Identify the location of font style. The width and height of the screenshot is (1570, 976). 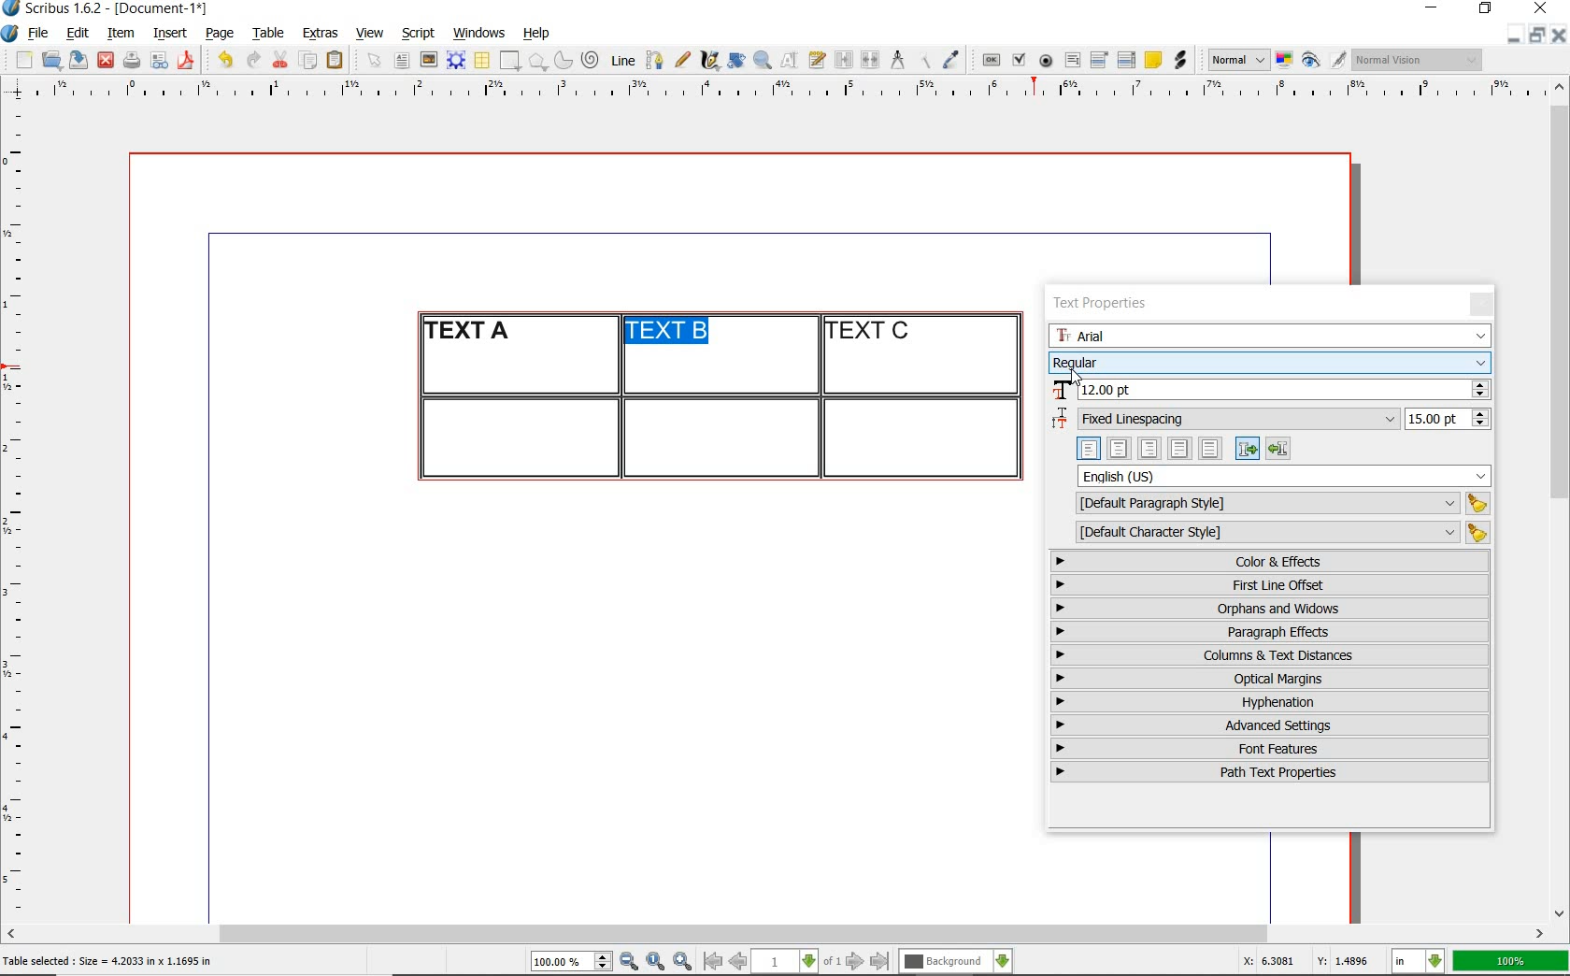
(1270, 362).